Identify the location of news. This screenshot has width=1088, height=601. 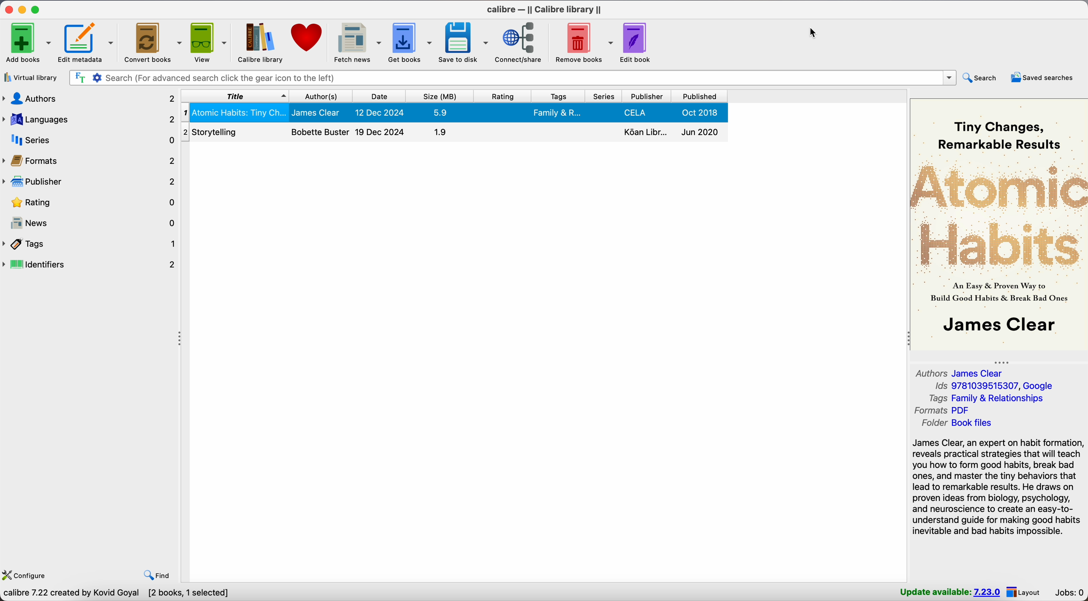
(94, 223).